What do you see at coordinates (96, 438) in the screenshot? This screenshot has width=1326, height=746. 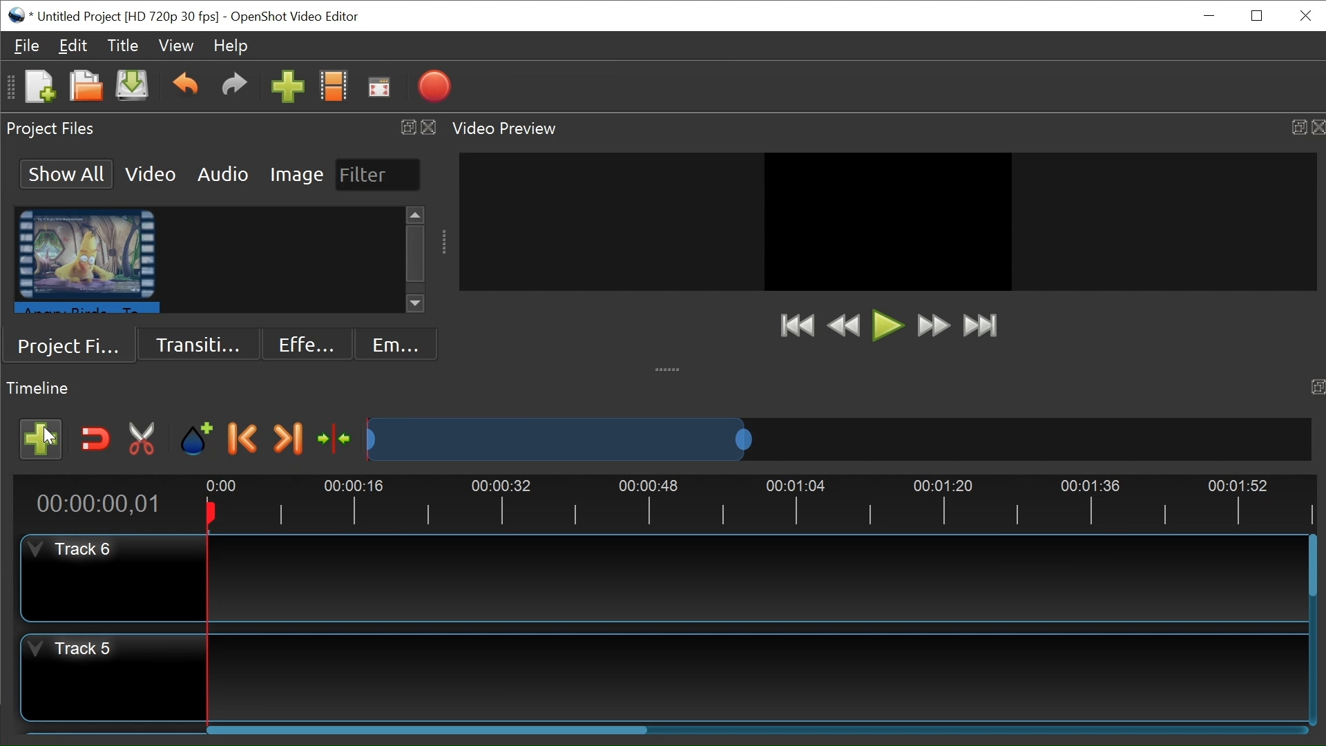 I see `Snap` at bounding box center [96, 438].